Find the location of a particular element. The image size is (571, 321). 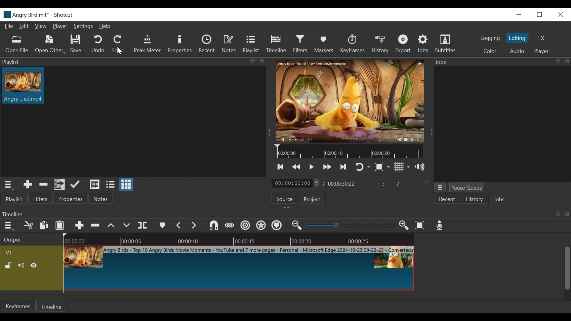

logging is located at coordinates (490, 39).